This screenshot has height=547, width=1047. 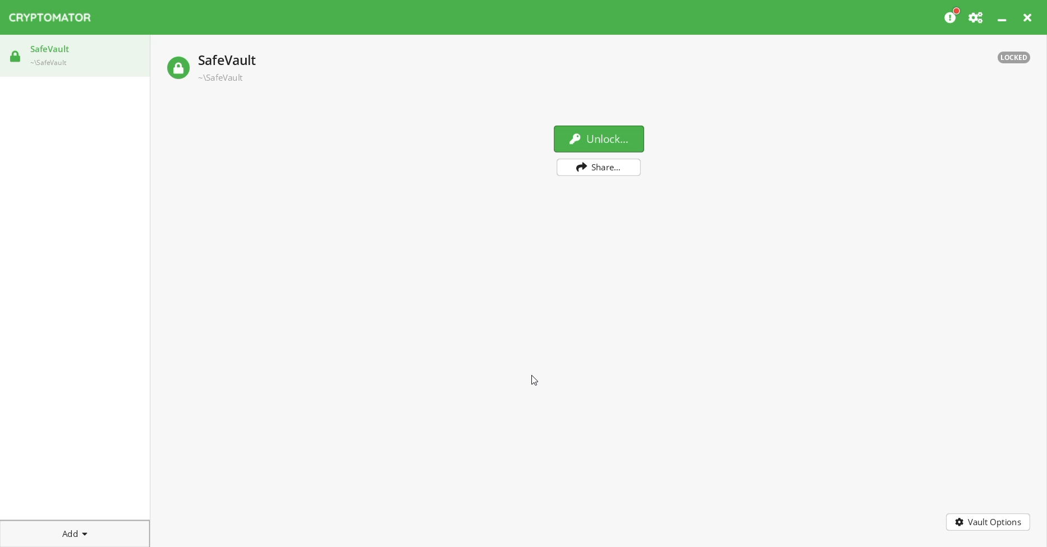 I want to click on Preferences, so click(x=977, y=17).